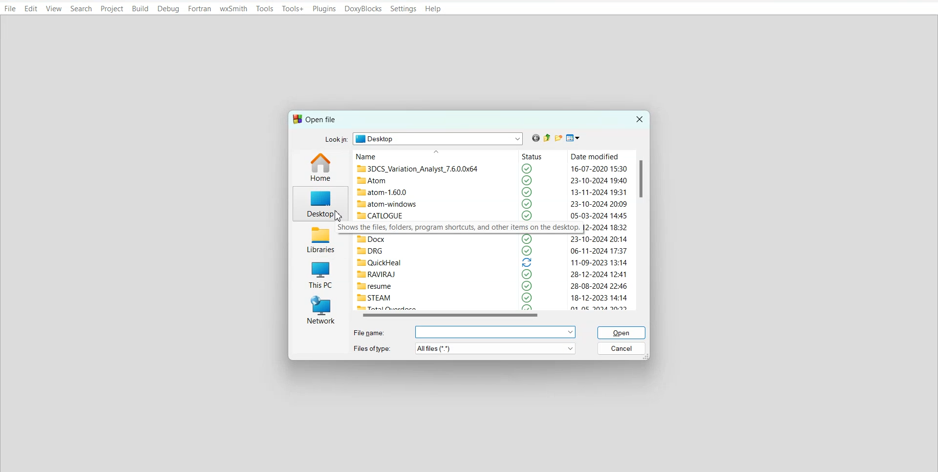 The image size is (938, 472). Describe the element at coordinates (419, 169) in the screenshot. I see `3DCS_Variation_Analyst_7.6.0.0x64` at that location.